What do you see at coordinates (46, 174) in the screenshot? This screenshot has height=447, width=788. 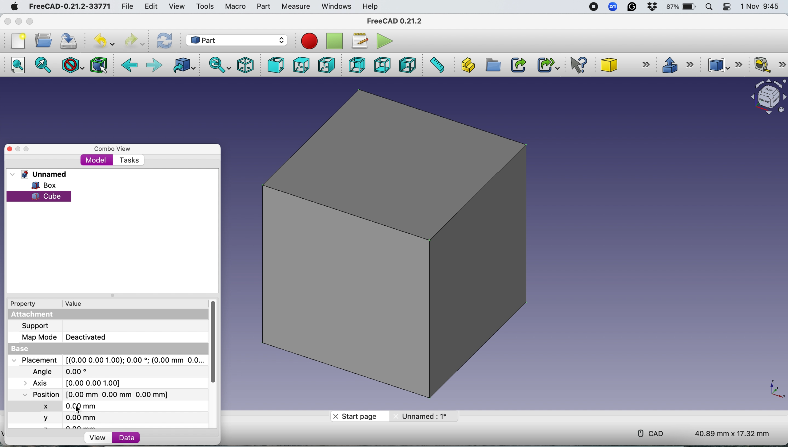 I see `Unnamed` at bounding box center [46, 174].